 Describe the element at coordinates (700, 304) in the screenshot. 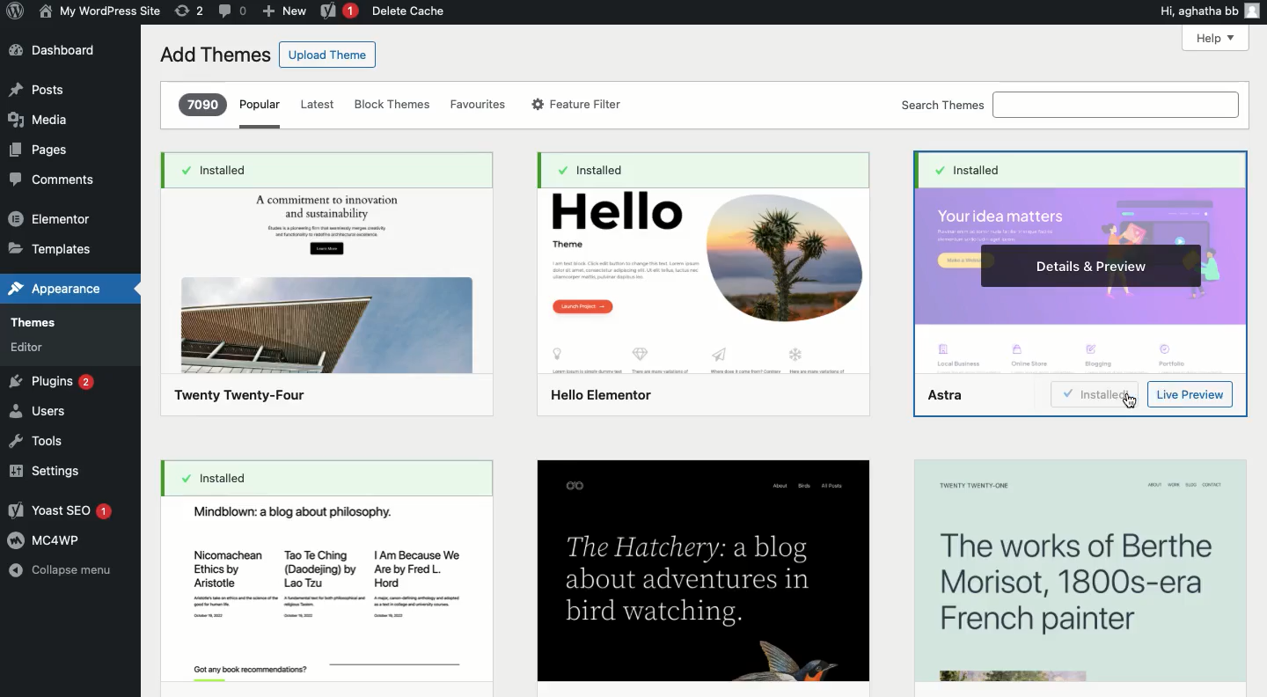

I see `Hello elementor Theme` at that location.